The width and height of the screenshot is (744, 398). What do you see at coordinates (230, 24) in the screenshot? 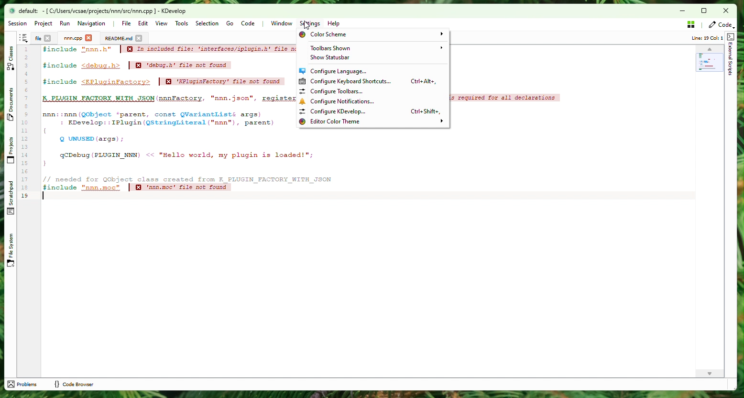
I see `Go` at bounding box center [230, 24].